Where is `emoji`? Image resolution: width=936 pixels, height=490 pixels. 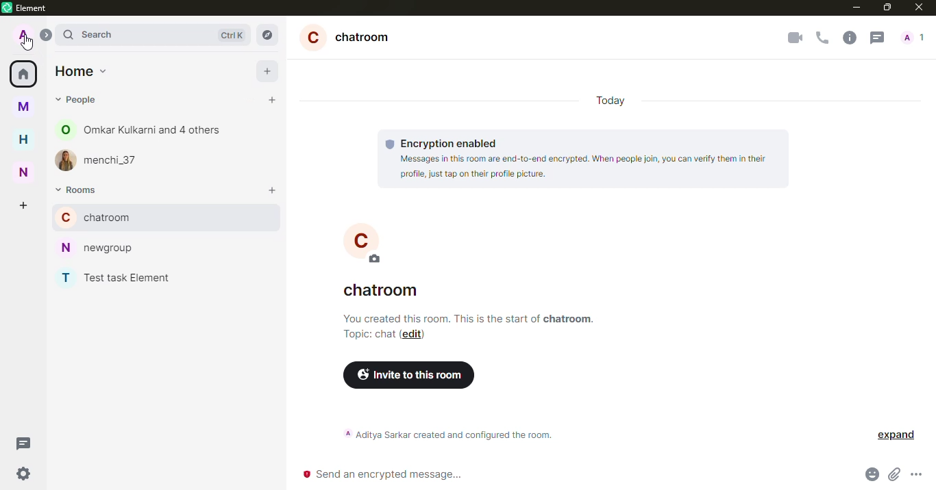
emoji is located at coordinates (869, 476).